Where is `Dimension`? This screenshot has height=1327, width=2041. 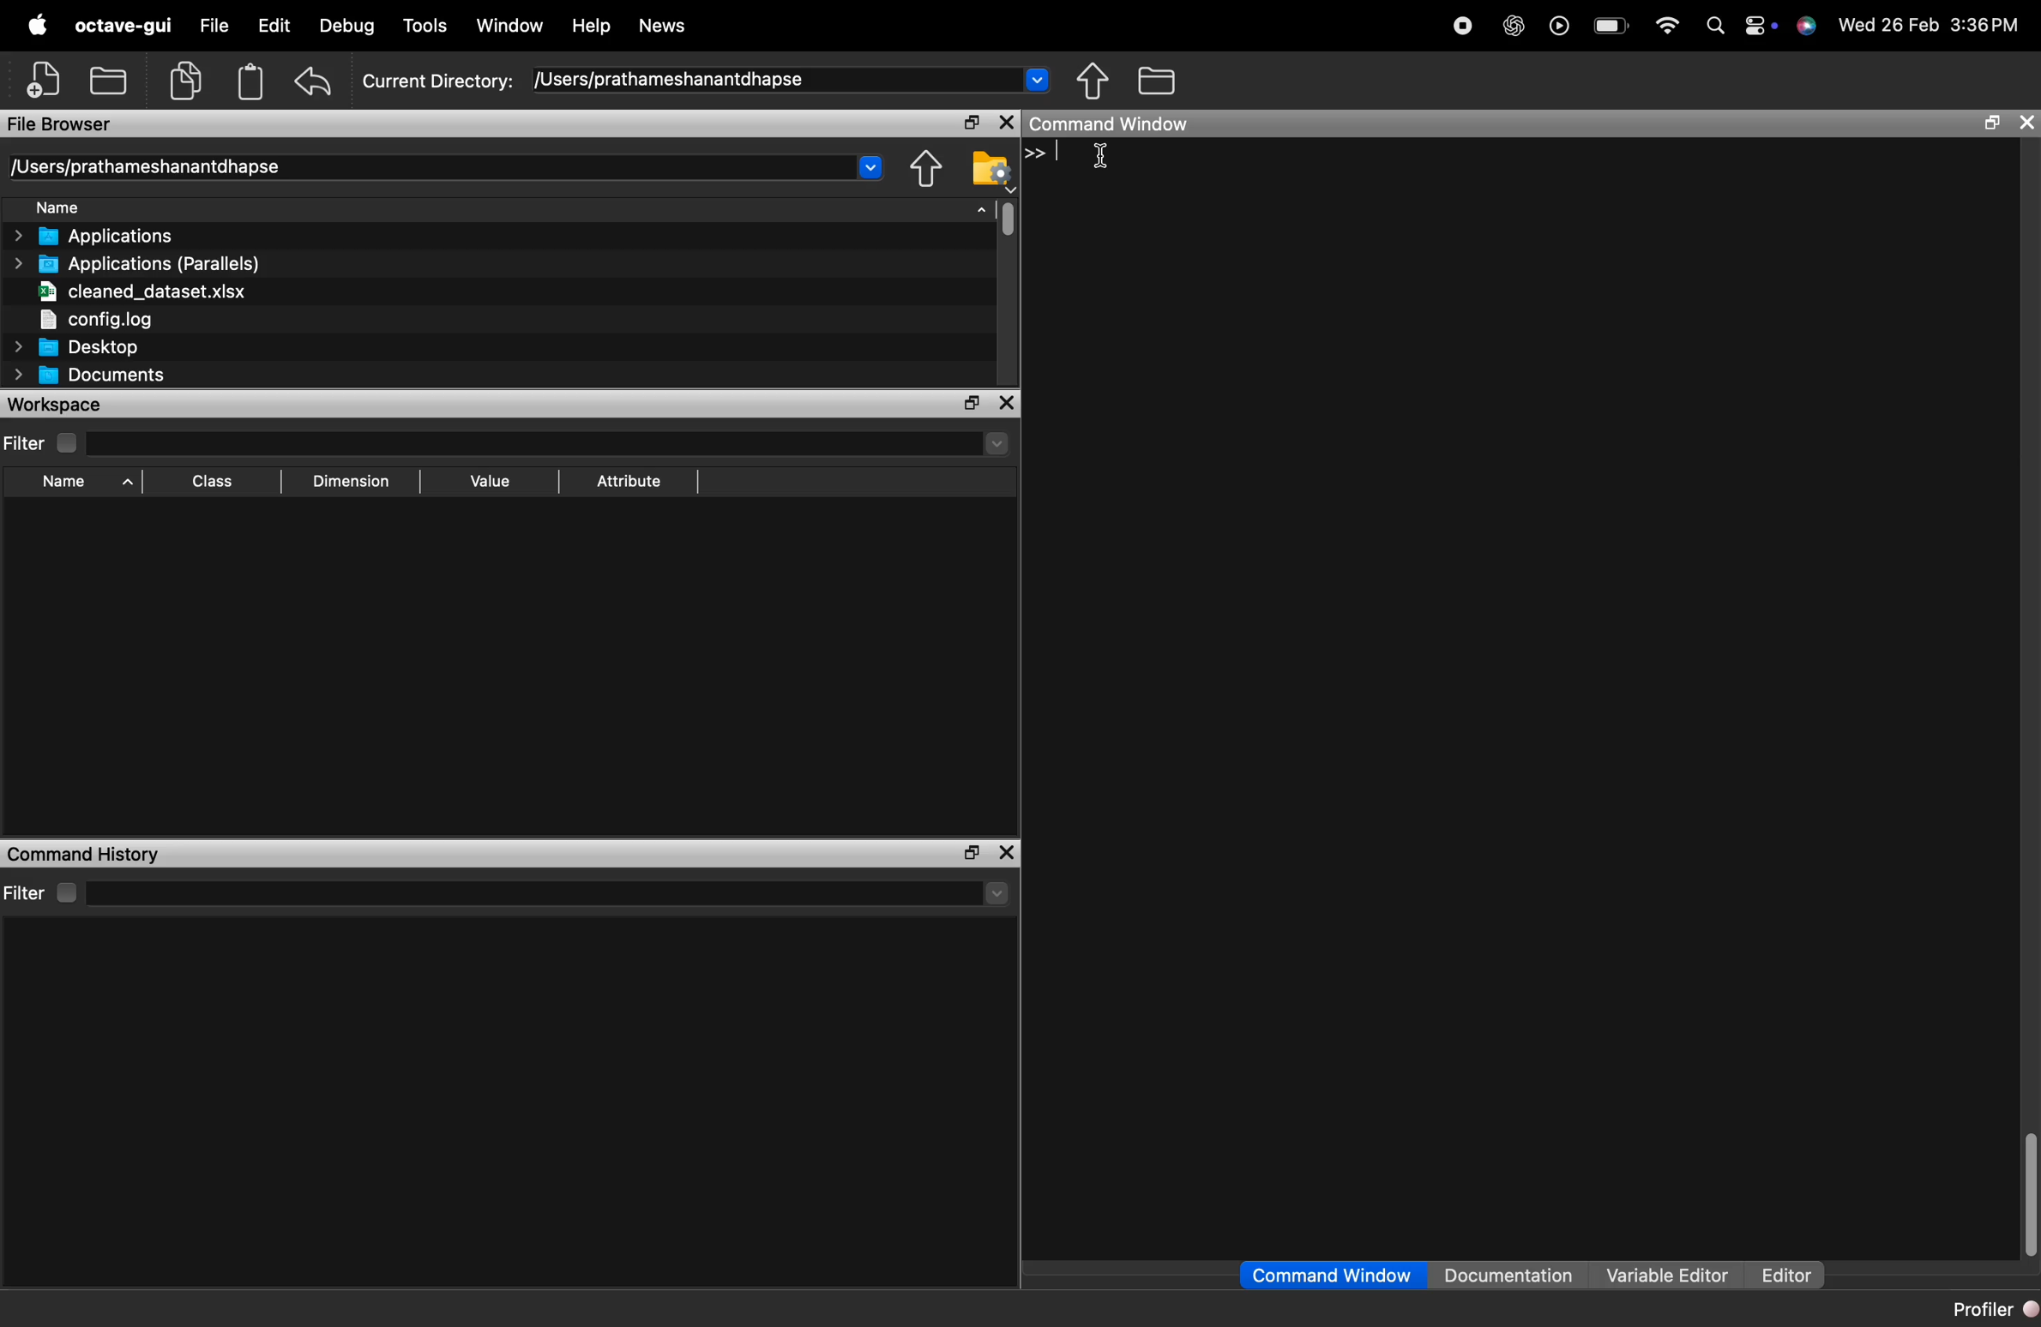 Dimension is located at coordinates (347, 482).